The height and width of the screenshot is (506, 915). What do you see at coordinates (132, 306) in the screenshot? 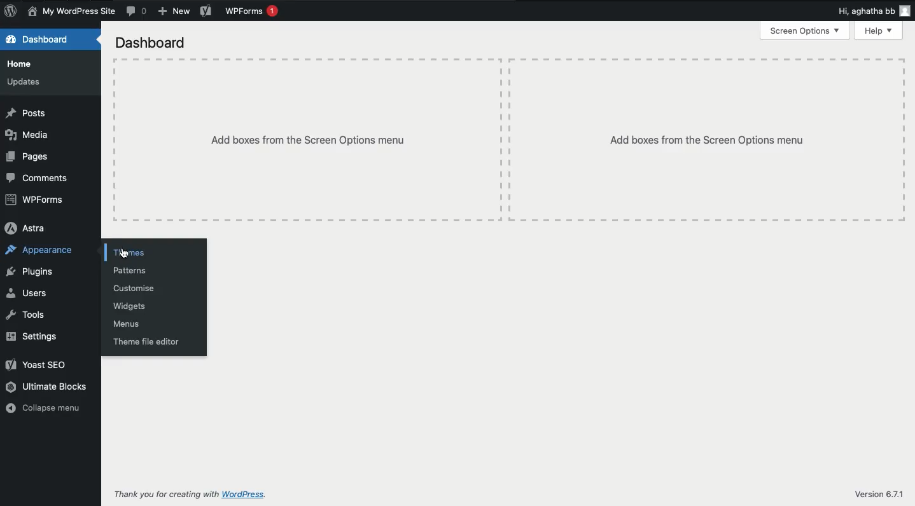
I see `Widgets` at bounding box center [132, 306].